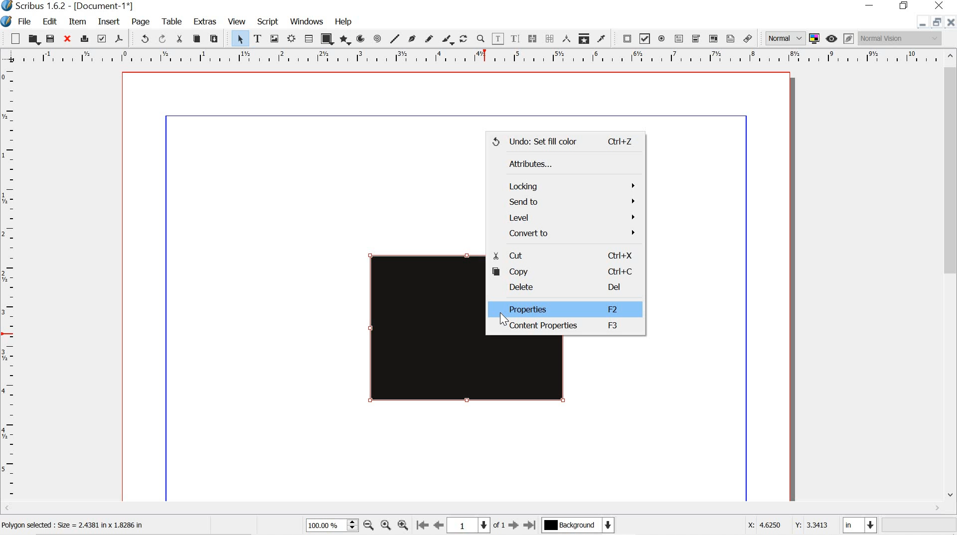 This screenshot has height=535, width=957. I want to click on edit text with story editor, so click(516, 39).